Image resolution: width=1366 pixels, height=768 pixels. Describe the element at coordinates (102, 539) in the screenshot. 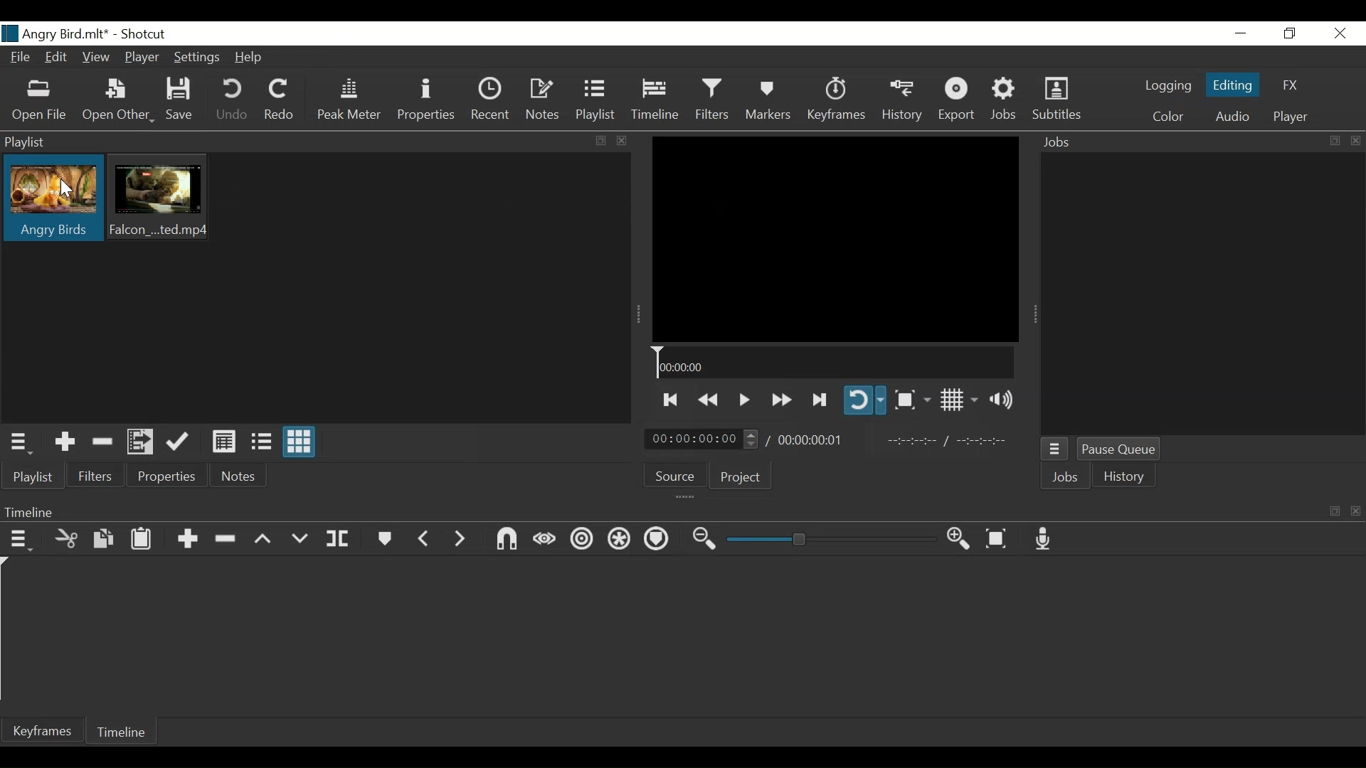

I see `Copy` at that location.